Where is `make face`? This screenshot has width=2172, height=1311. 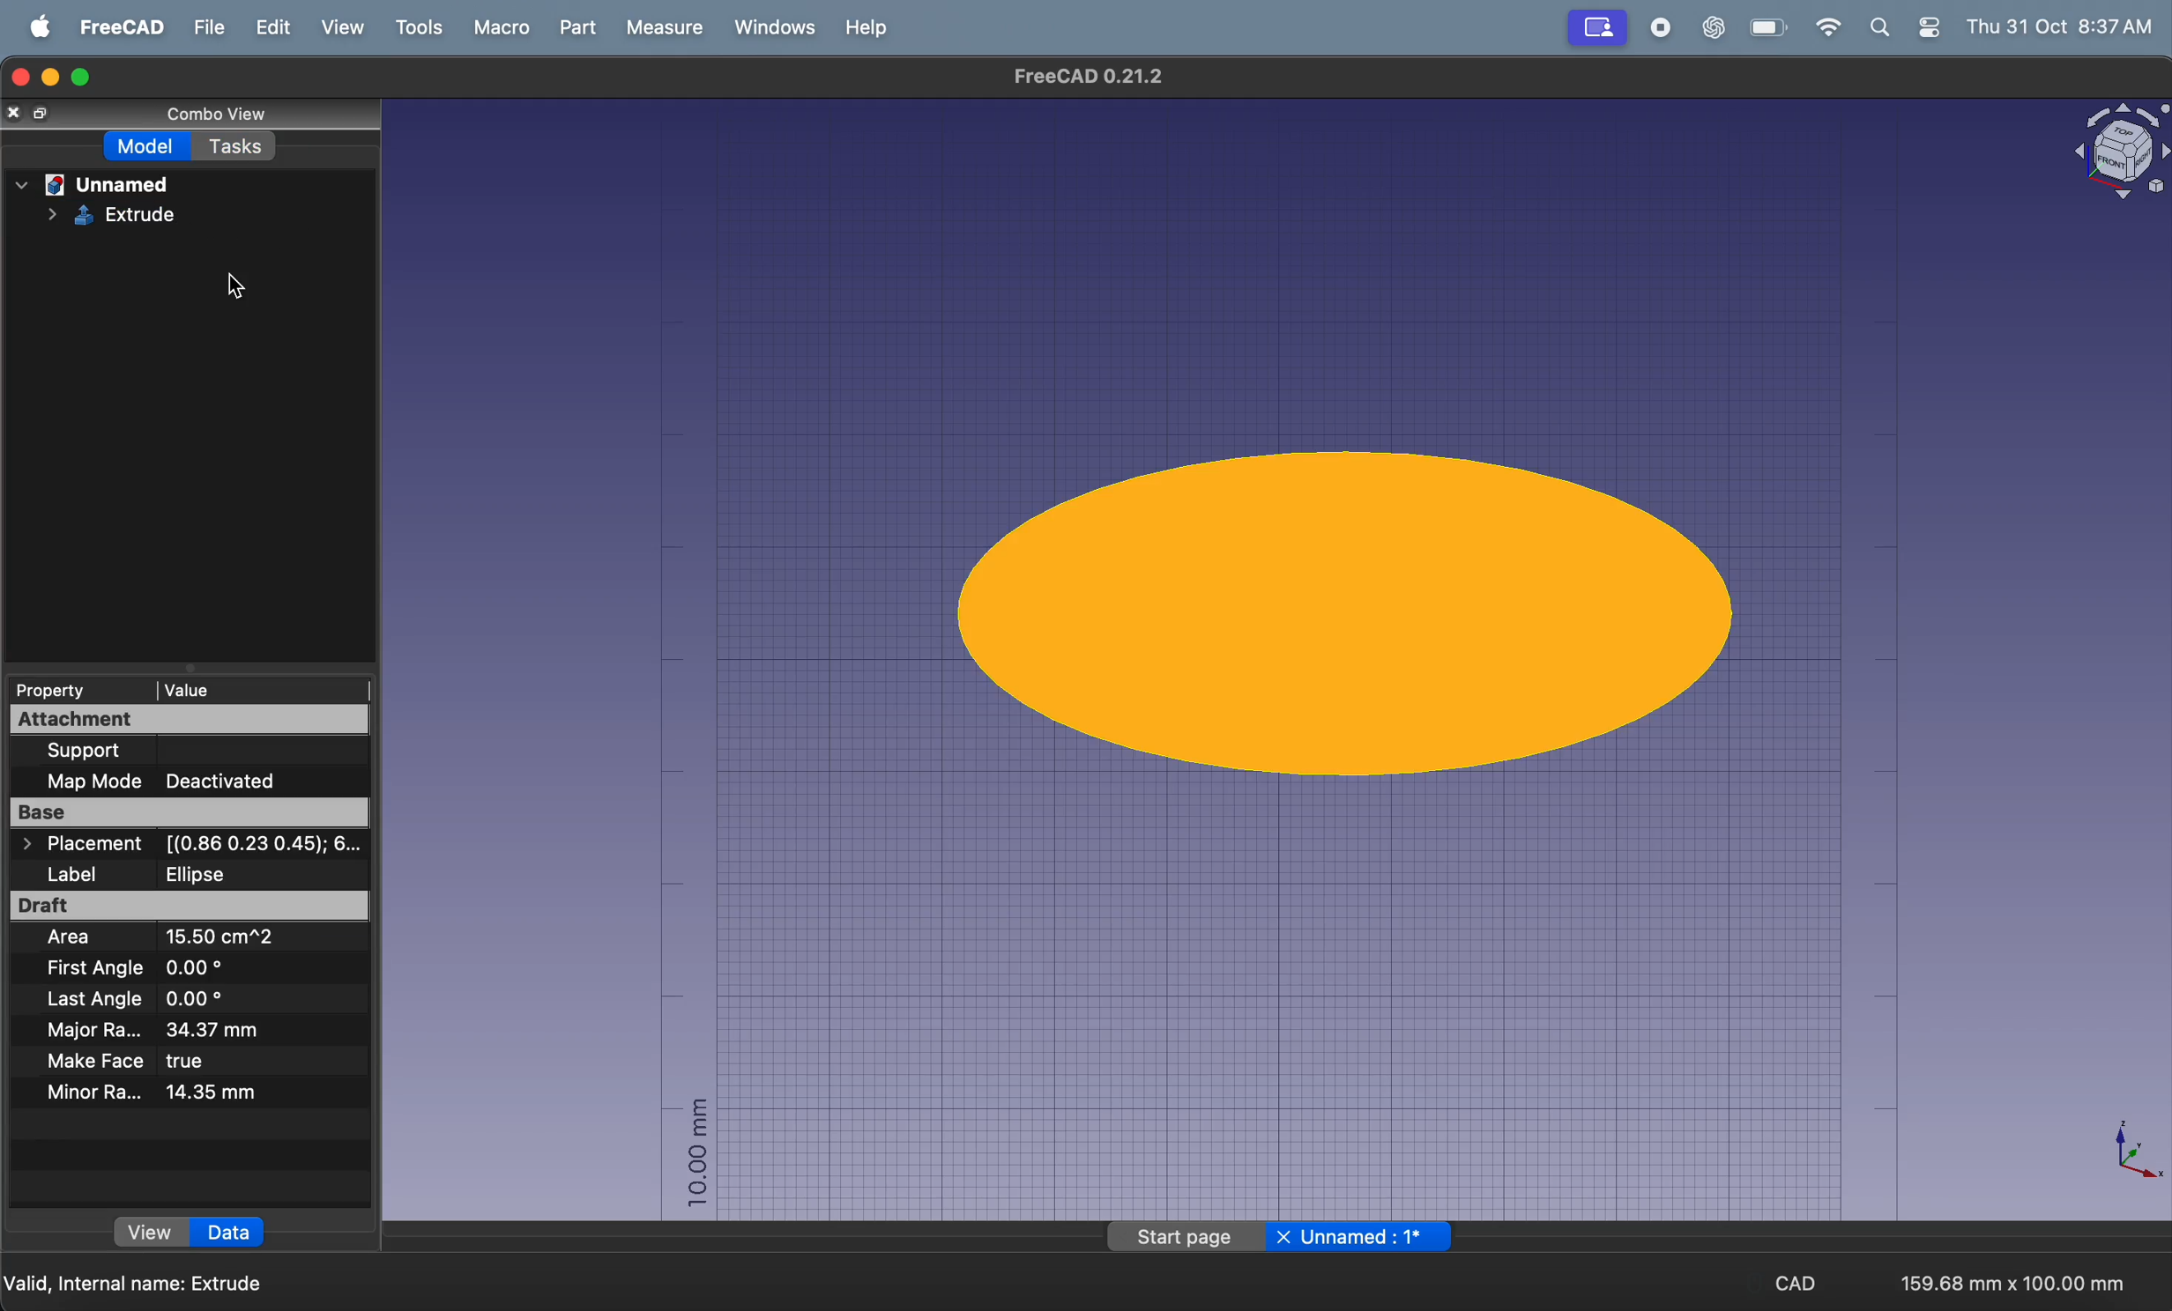 make face is located at coordinates (151, 1062).